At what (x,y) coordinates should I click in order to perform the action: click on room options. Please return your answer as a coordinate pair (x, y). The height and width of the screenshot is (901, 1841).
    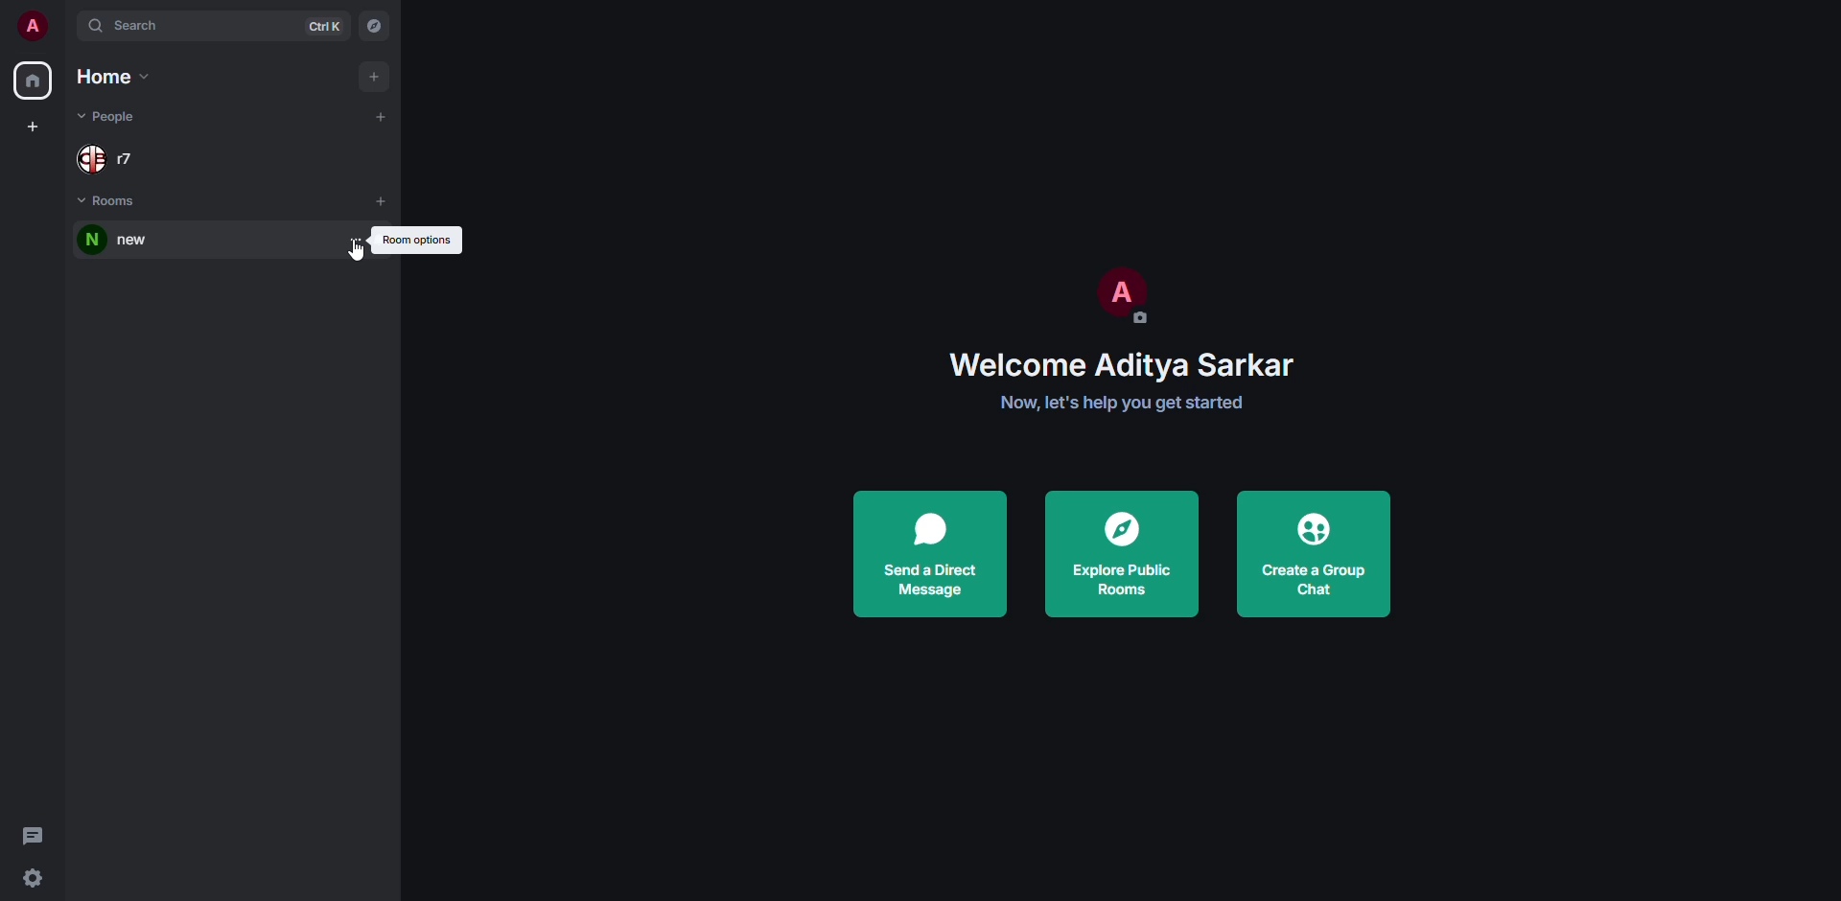
    Looking at the image, I should click on (357, 240).